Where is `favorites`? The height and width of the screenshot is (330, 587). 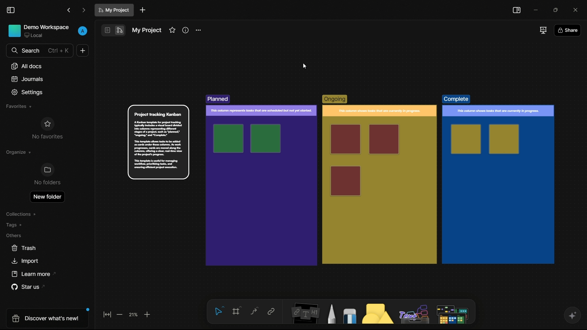
favorites is located at coordinates (172, 30).